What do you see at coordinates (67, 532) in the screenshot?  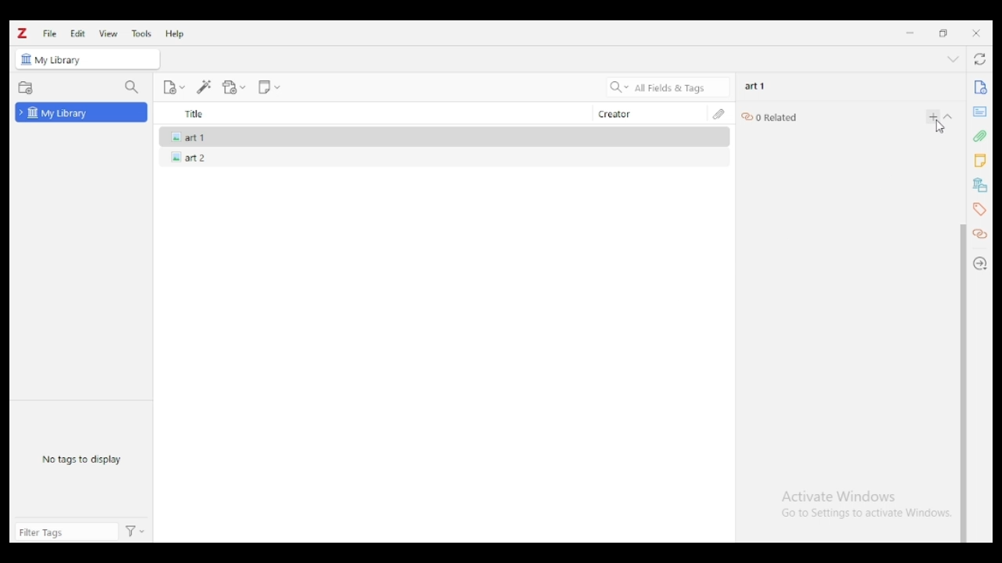 I see `filter tags` at bounding box center [67, 532].